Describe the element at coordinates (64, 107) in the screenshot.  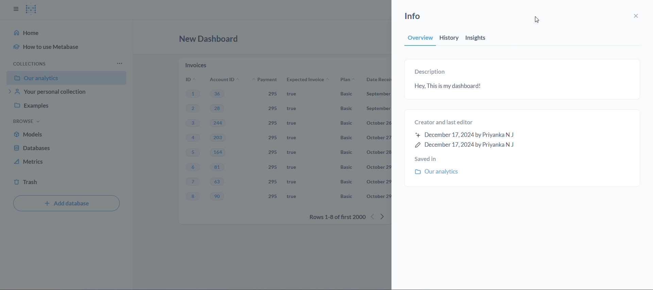
I see `examples` at that location.